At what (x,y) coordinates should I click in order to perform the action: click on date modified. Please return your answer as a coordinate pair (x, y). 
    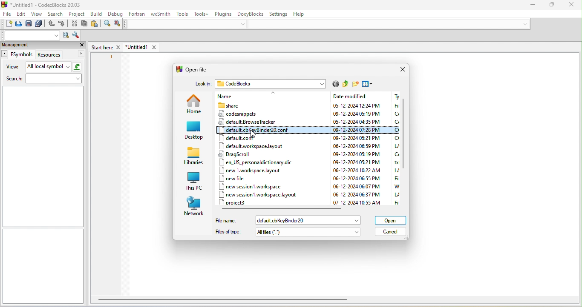
    Looking at the image, I should click on (360, 96).